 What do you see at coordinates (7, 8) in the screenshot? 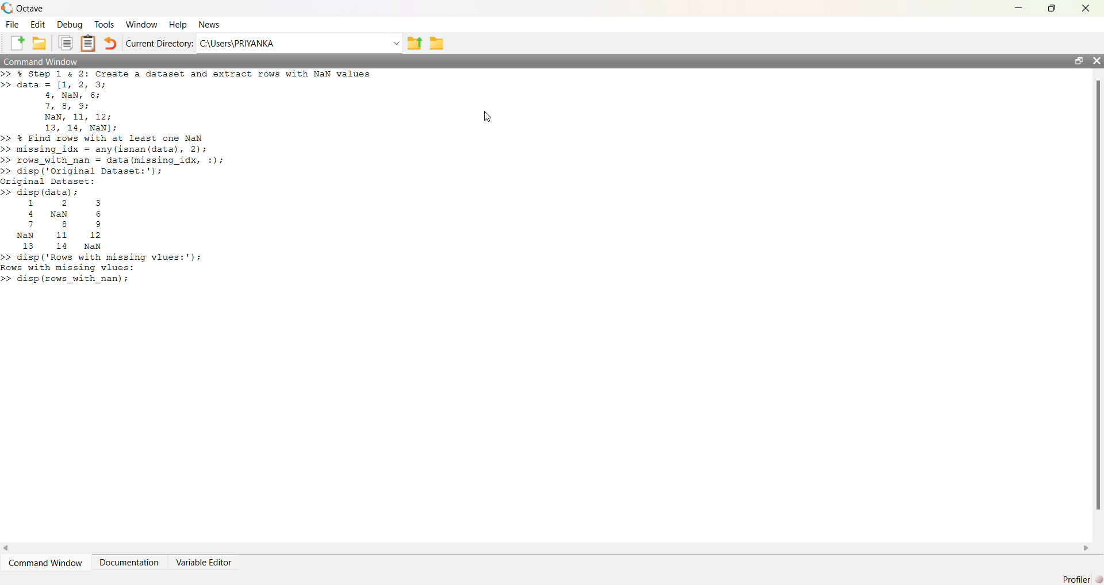
I see `logo` at bounding box center [7, 8].